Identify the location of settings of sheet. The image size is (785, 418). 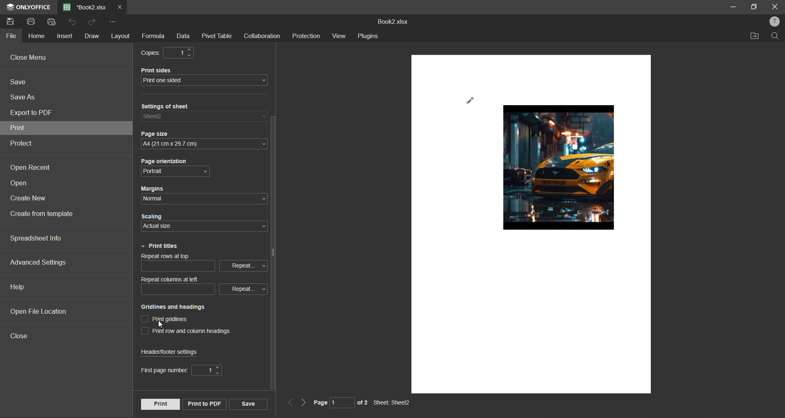
(186, 106).